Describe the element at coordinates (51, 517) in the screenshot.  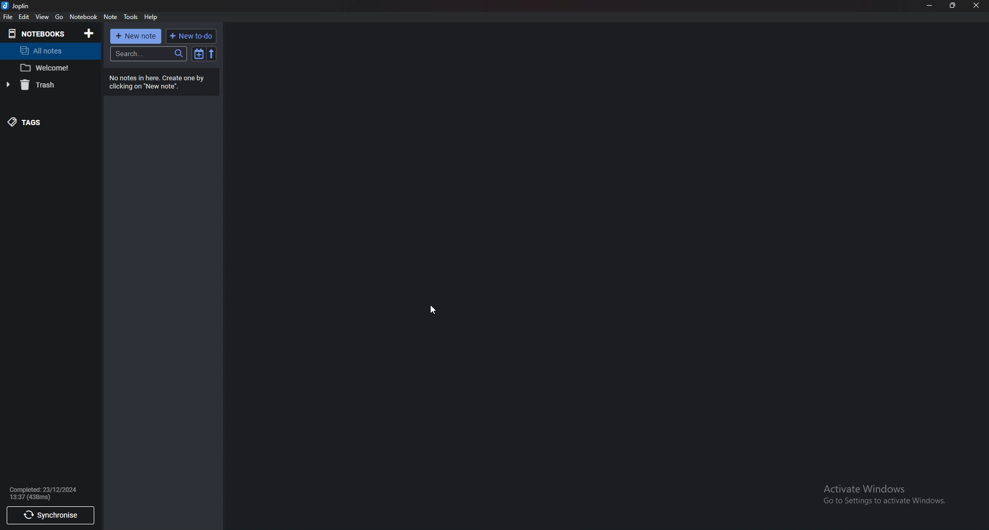
I see `synchronise` at that location.